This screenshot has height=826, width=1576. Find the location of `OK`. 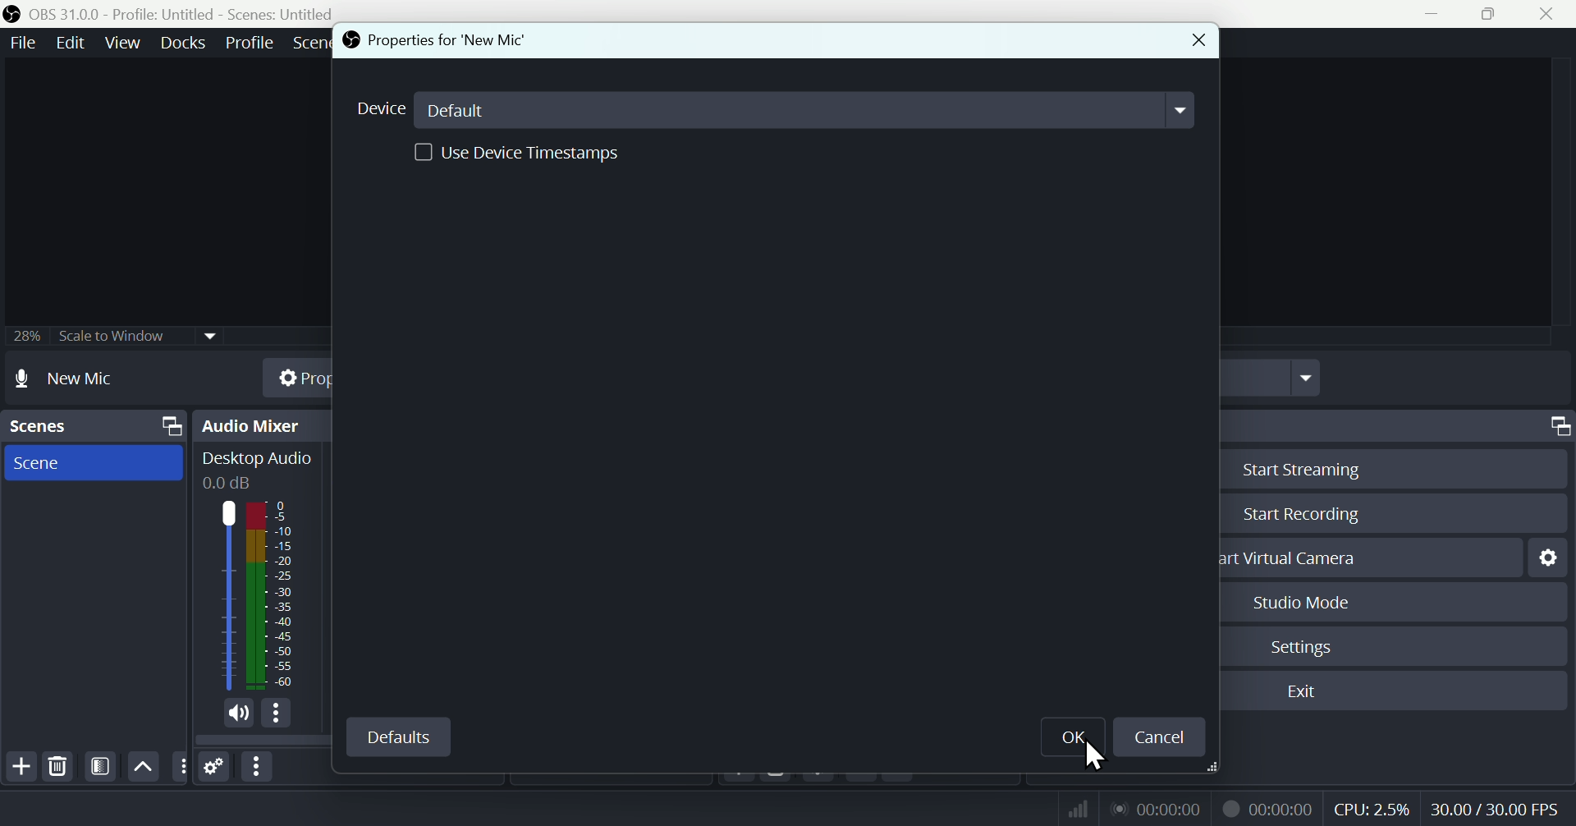

OK is located at coordinates (1071, 739).